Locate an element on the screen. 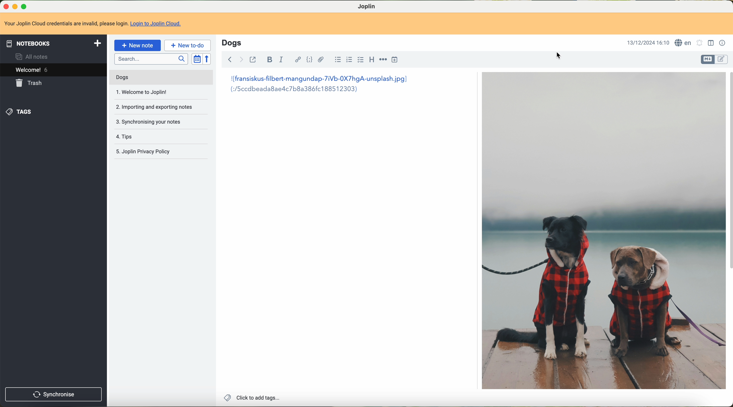 This screenshot has height=407, width=733. synchronise your notes is located at coordinates (149, 120).